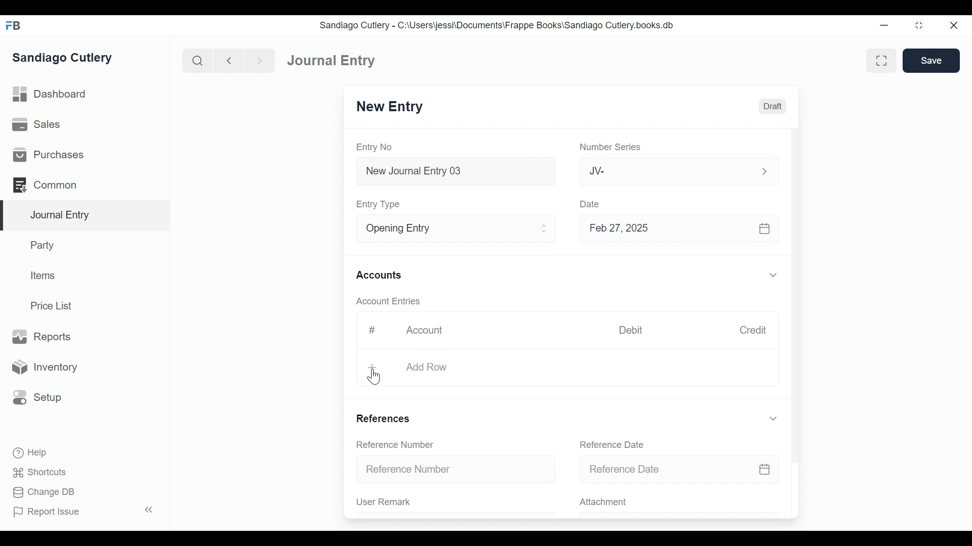 This screenshot has width=972, height=546. What do you see at coordinates (43, 492) in the screenshot?
I see `Change DB` at bounding box center [43, 492].